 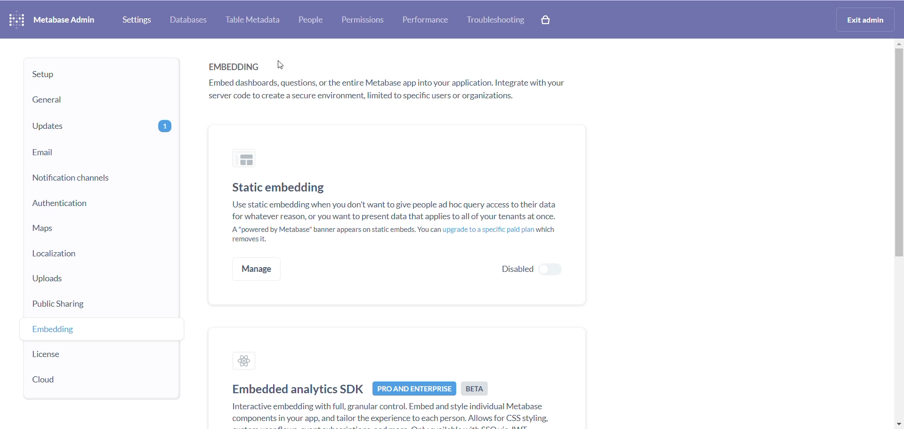 What do you see at coordinates (247, 160) in the screenshot?
I see `icon` at bounding box center [247, 160].